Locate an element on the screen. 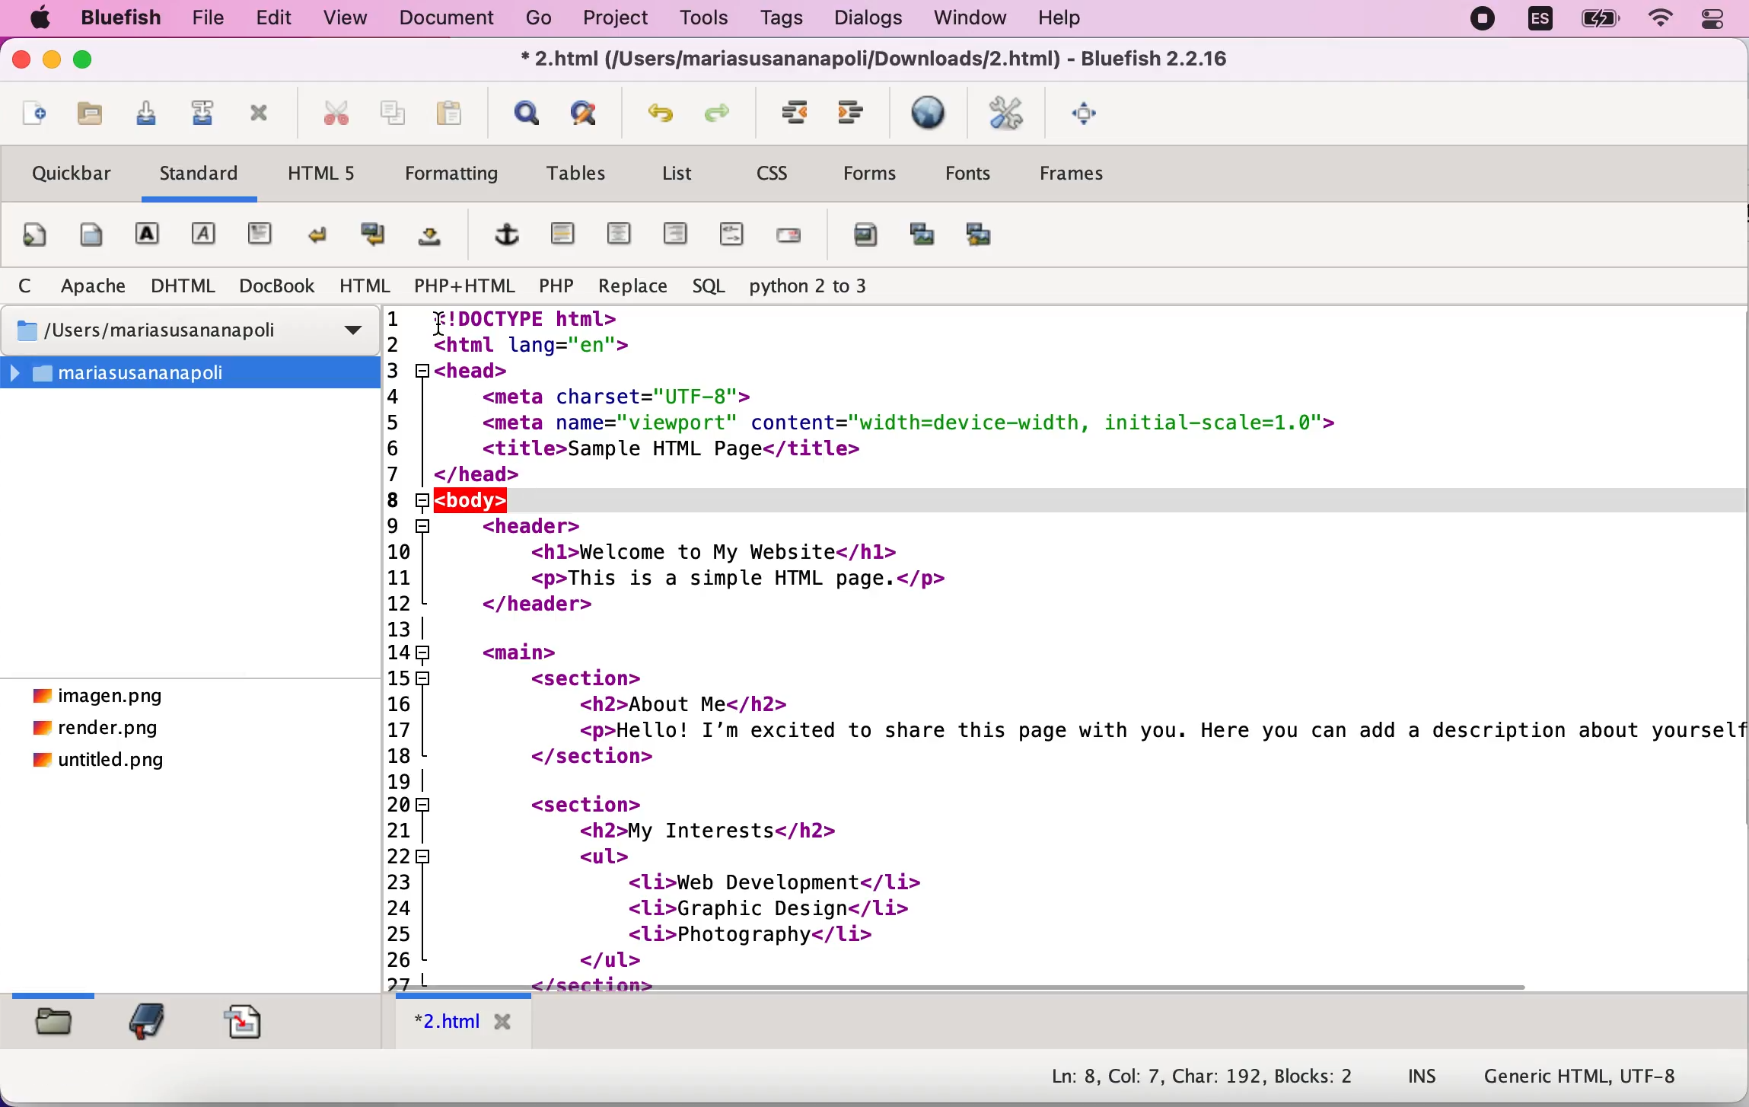 The height and width of the screenshot is (1107, 1749). maximize is located at coordinates (92, 62).